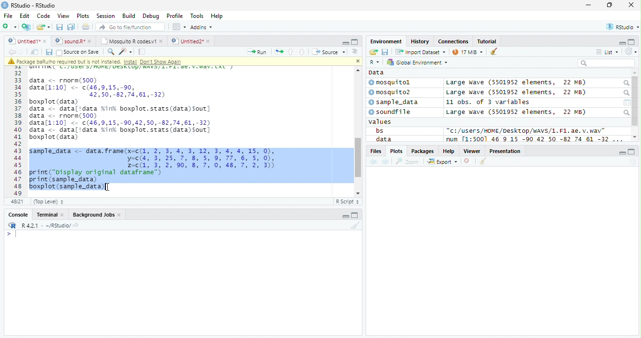 Image resolution: width=641 pixels, height=338 pixels. Describe the element at coordinates (357, 158) in the screenshot. I see `scroll bar` at that location.